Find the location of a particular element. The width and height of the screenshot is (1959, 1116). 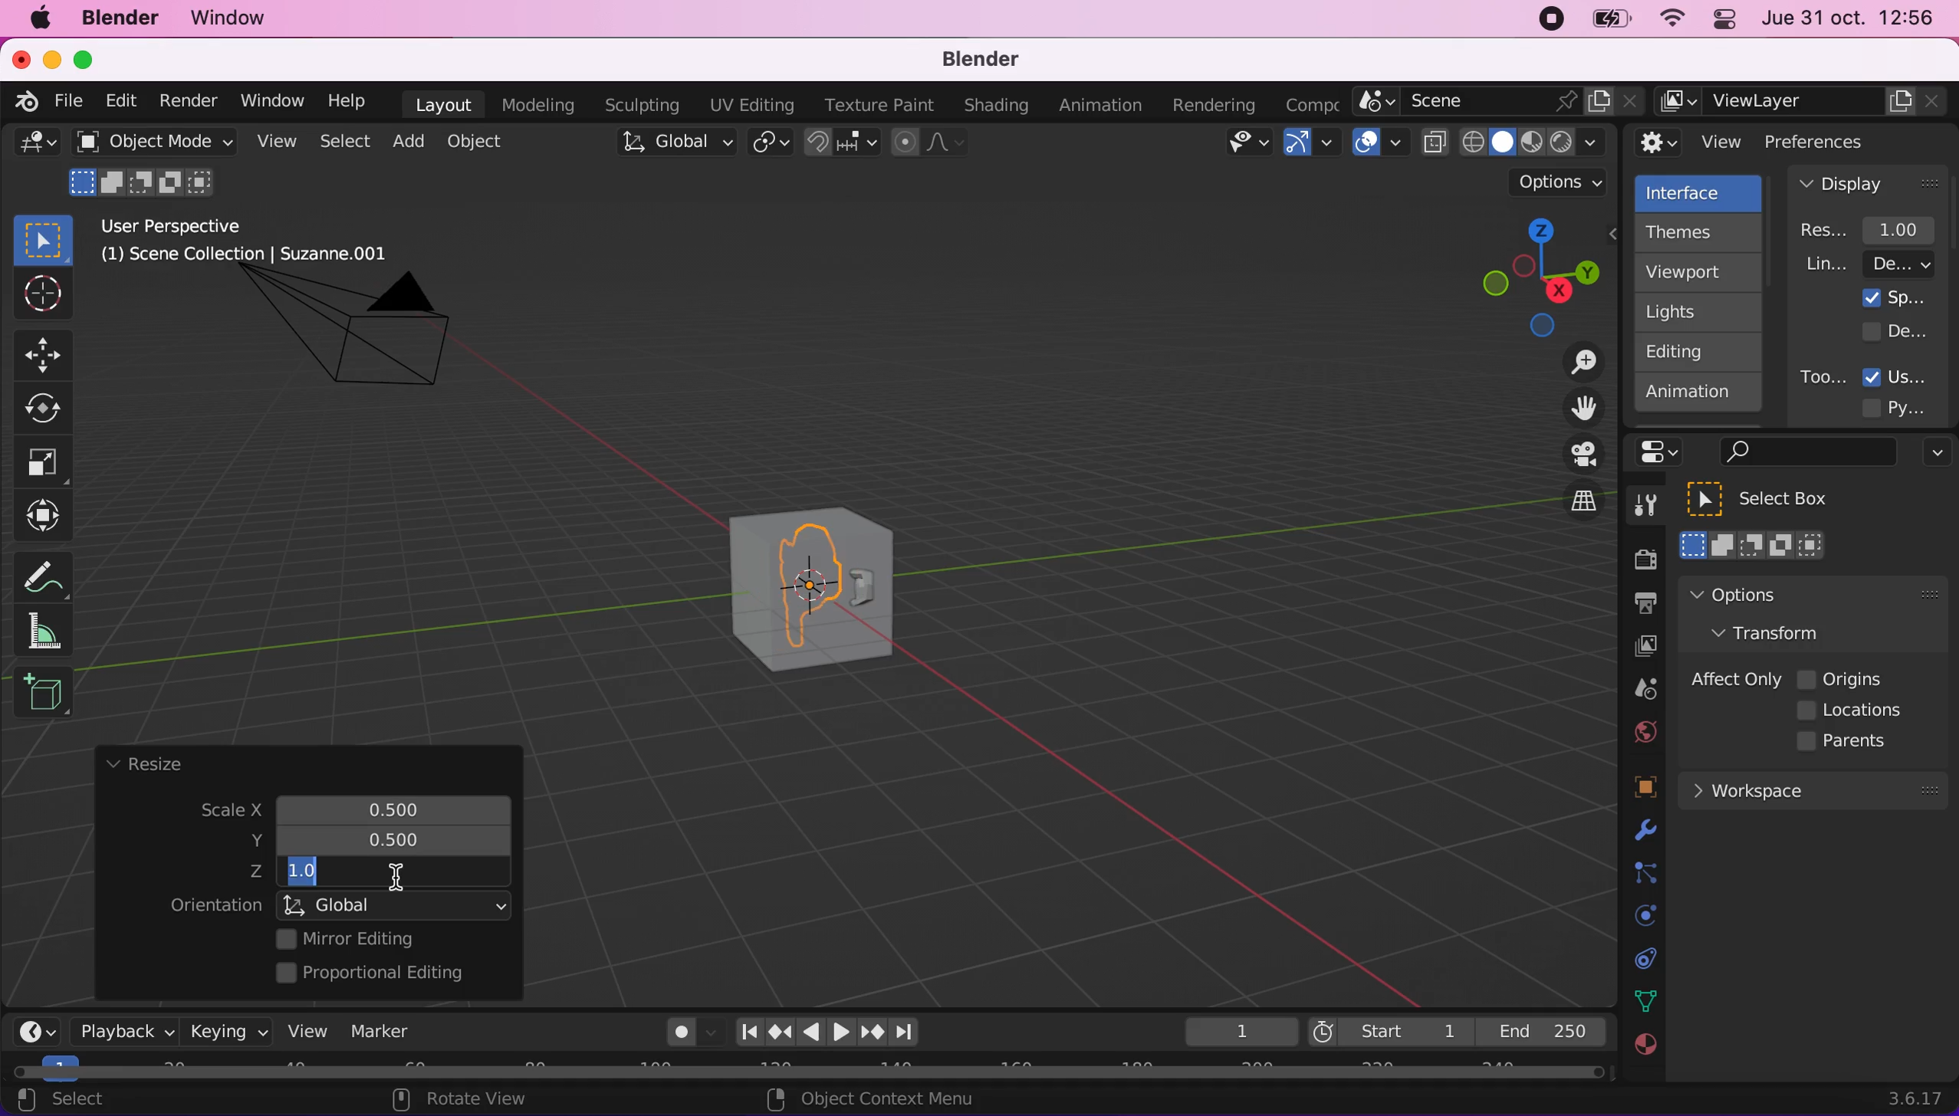

viewport is located at coordinates (1702, 272).